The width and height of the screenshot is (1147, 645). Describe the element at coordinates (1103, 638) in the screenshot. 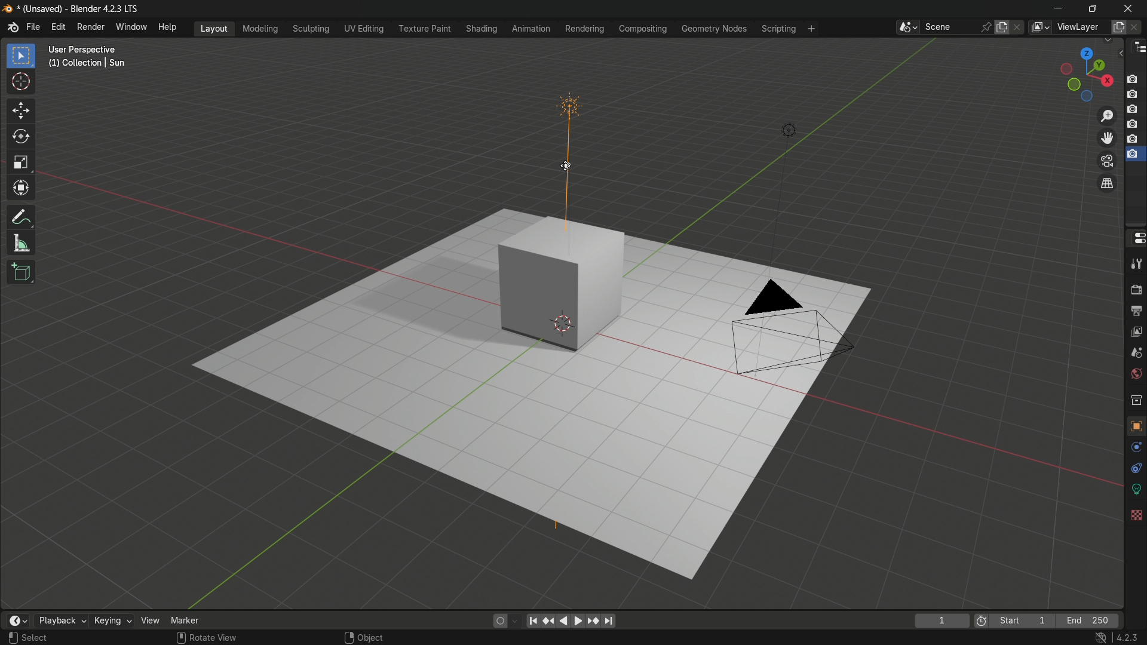

I see `no internet icon` at that location.